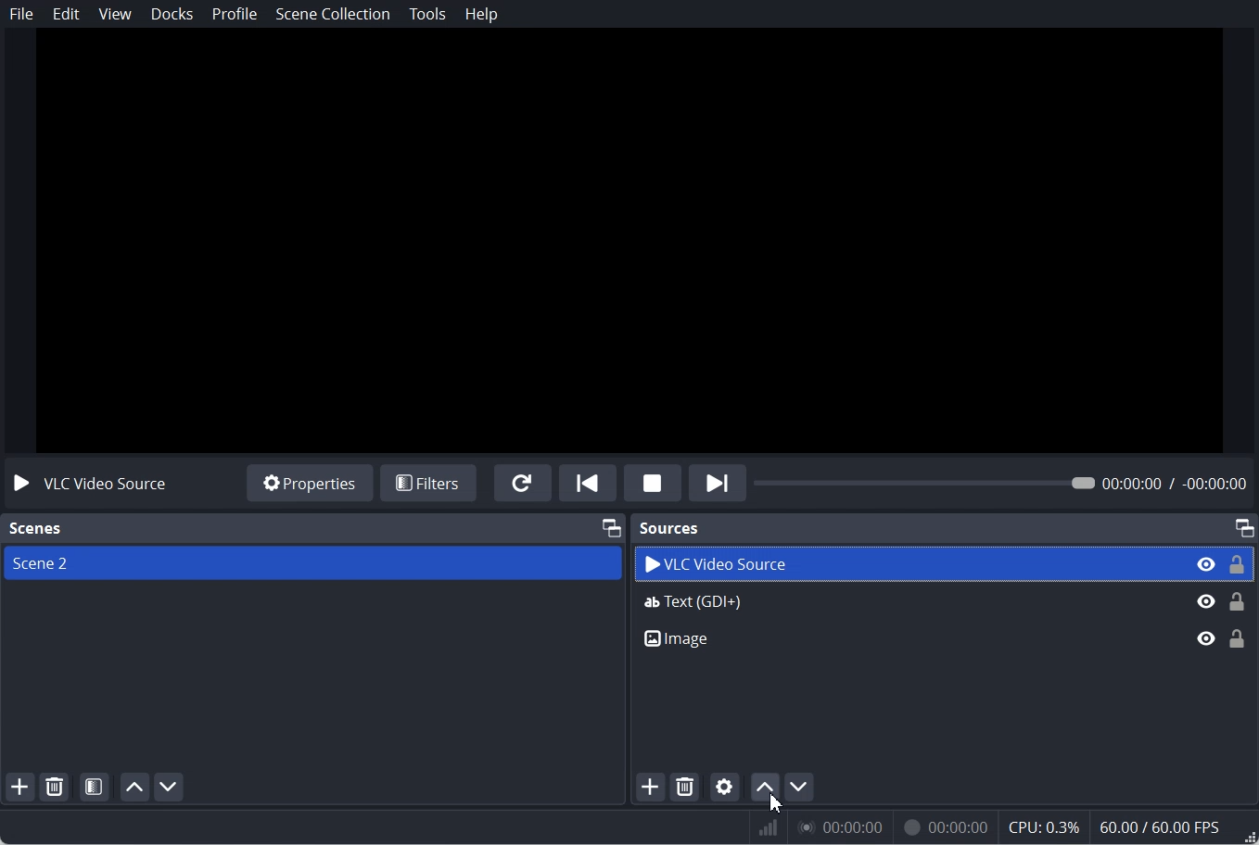 This screenshot has height=845, width=1259. I want to click on Text, so click(33, 529).